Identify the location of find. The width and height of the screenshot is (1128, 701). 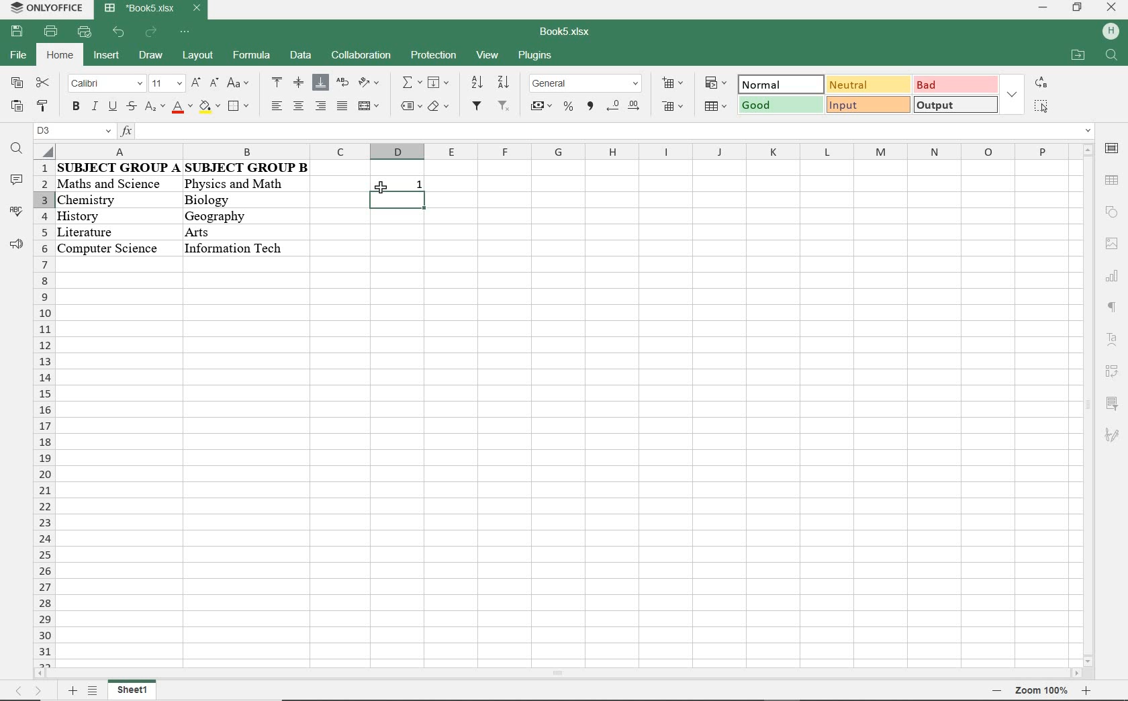
(16, 148).